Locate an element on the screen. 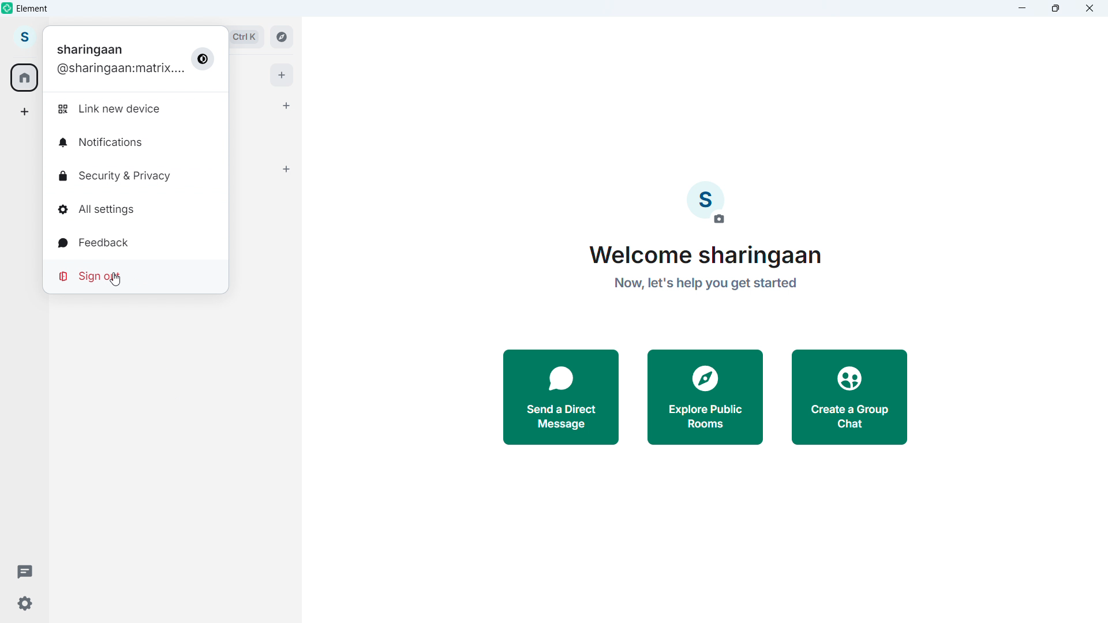  Threads  is located at coordinates (21, 569).